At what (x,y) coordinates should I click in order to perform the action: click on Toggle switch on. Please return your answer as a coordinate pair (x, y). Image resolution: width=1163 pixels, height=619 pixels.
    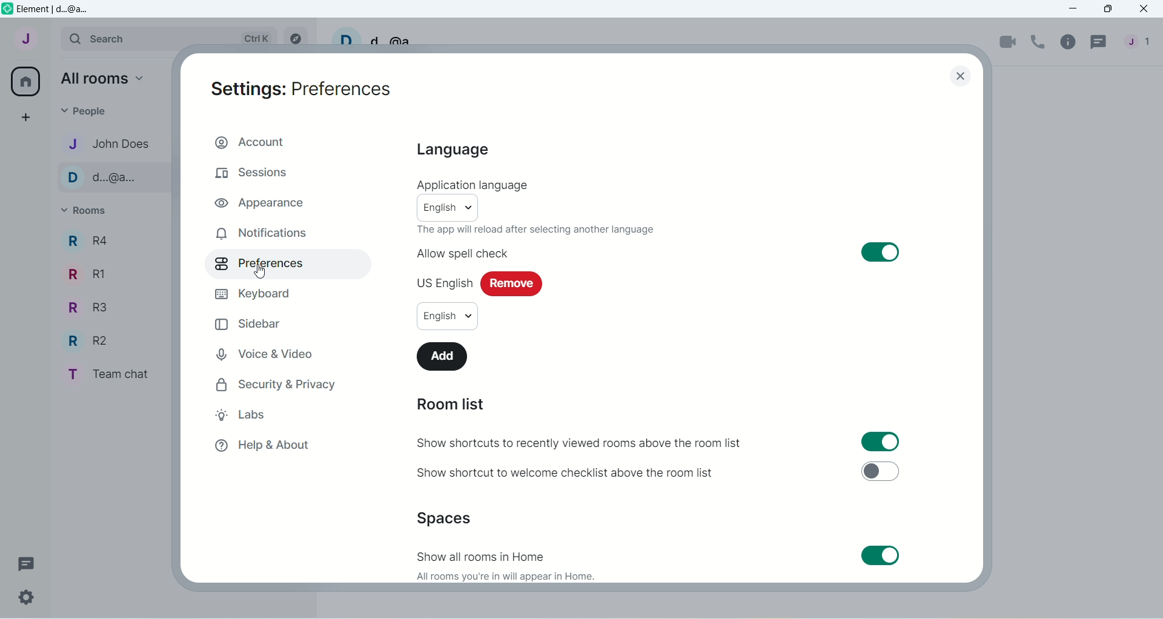
    Looking at the image, I should click on (887, 441).